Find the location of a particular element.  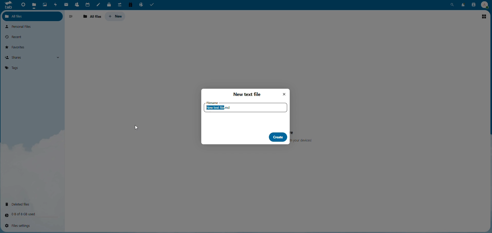

Favorites is located at coordinates (17, 47).